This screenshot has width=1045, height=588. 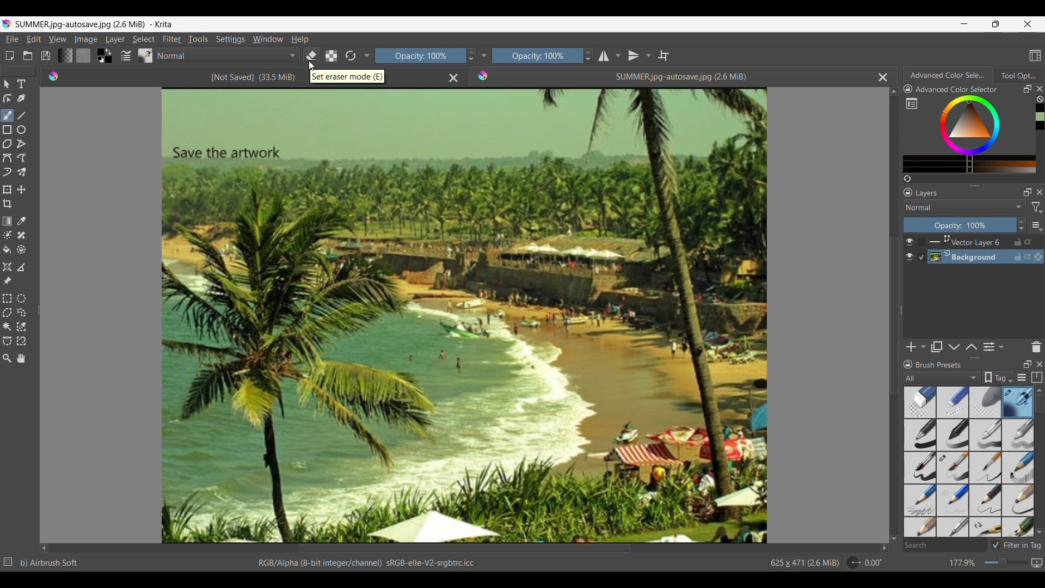 I want to click on Color history, so click(x=1040, y=117).